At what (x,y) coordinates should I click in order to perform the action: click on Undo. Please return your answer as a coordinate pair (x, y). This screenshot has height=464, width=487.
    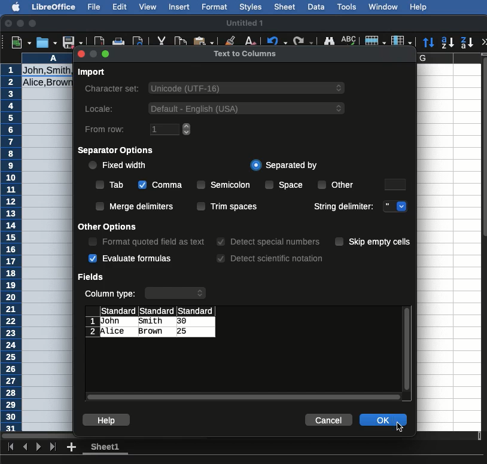
    Looking at the image, I should click on (278, 41).